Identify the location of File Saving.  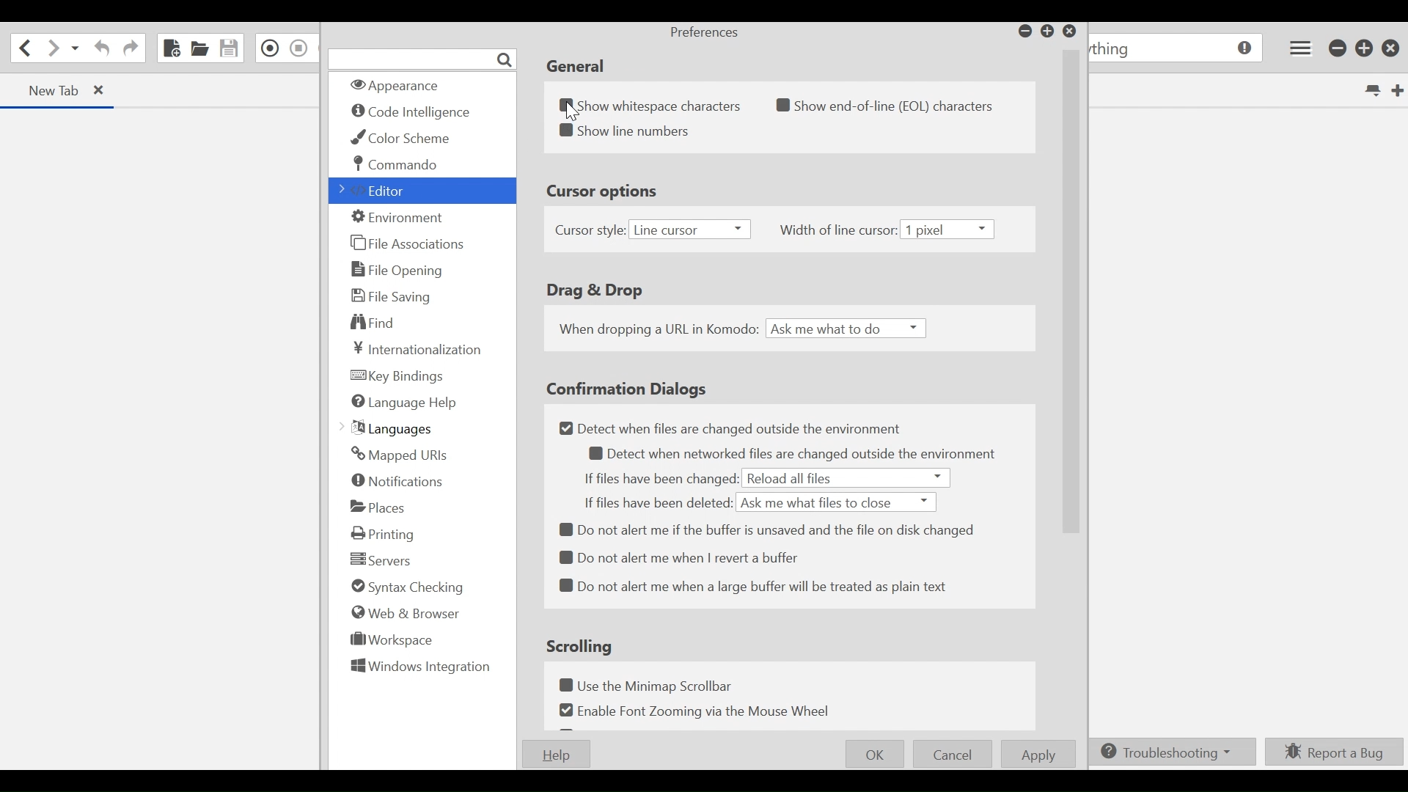
(390, 296).